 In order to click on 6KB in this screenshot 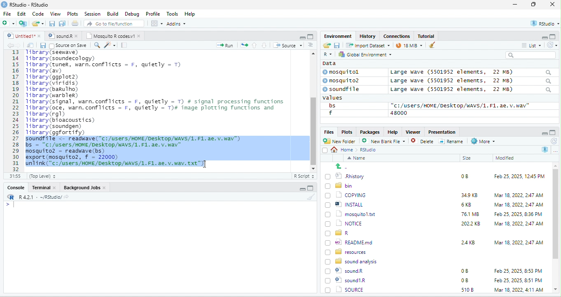, I will do `click(467, 205)`.